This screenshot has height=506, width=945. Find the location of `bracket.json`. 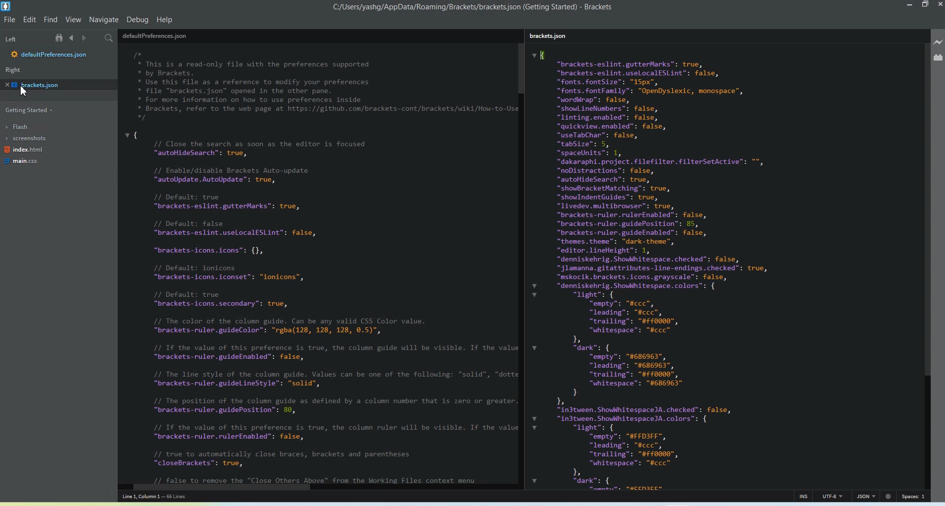

bracket.json is located at coordinates (55, 84).